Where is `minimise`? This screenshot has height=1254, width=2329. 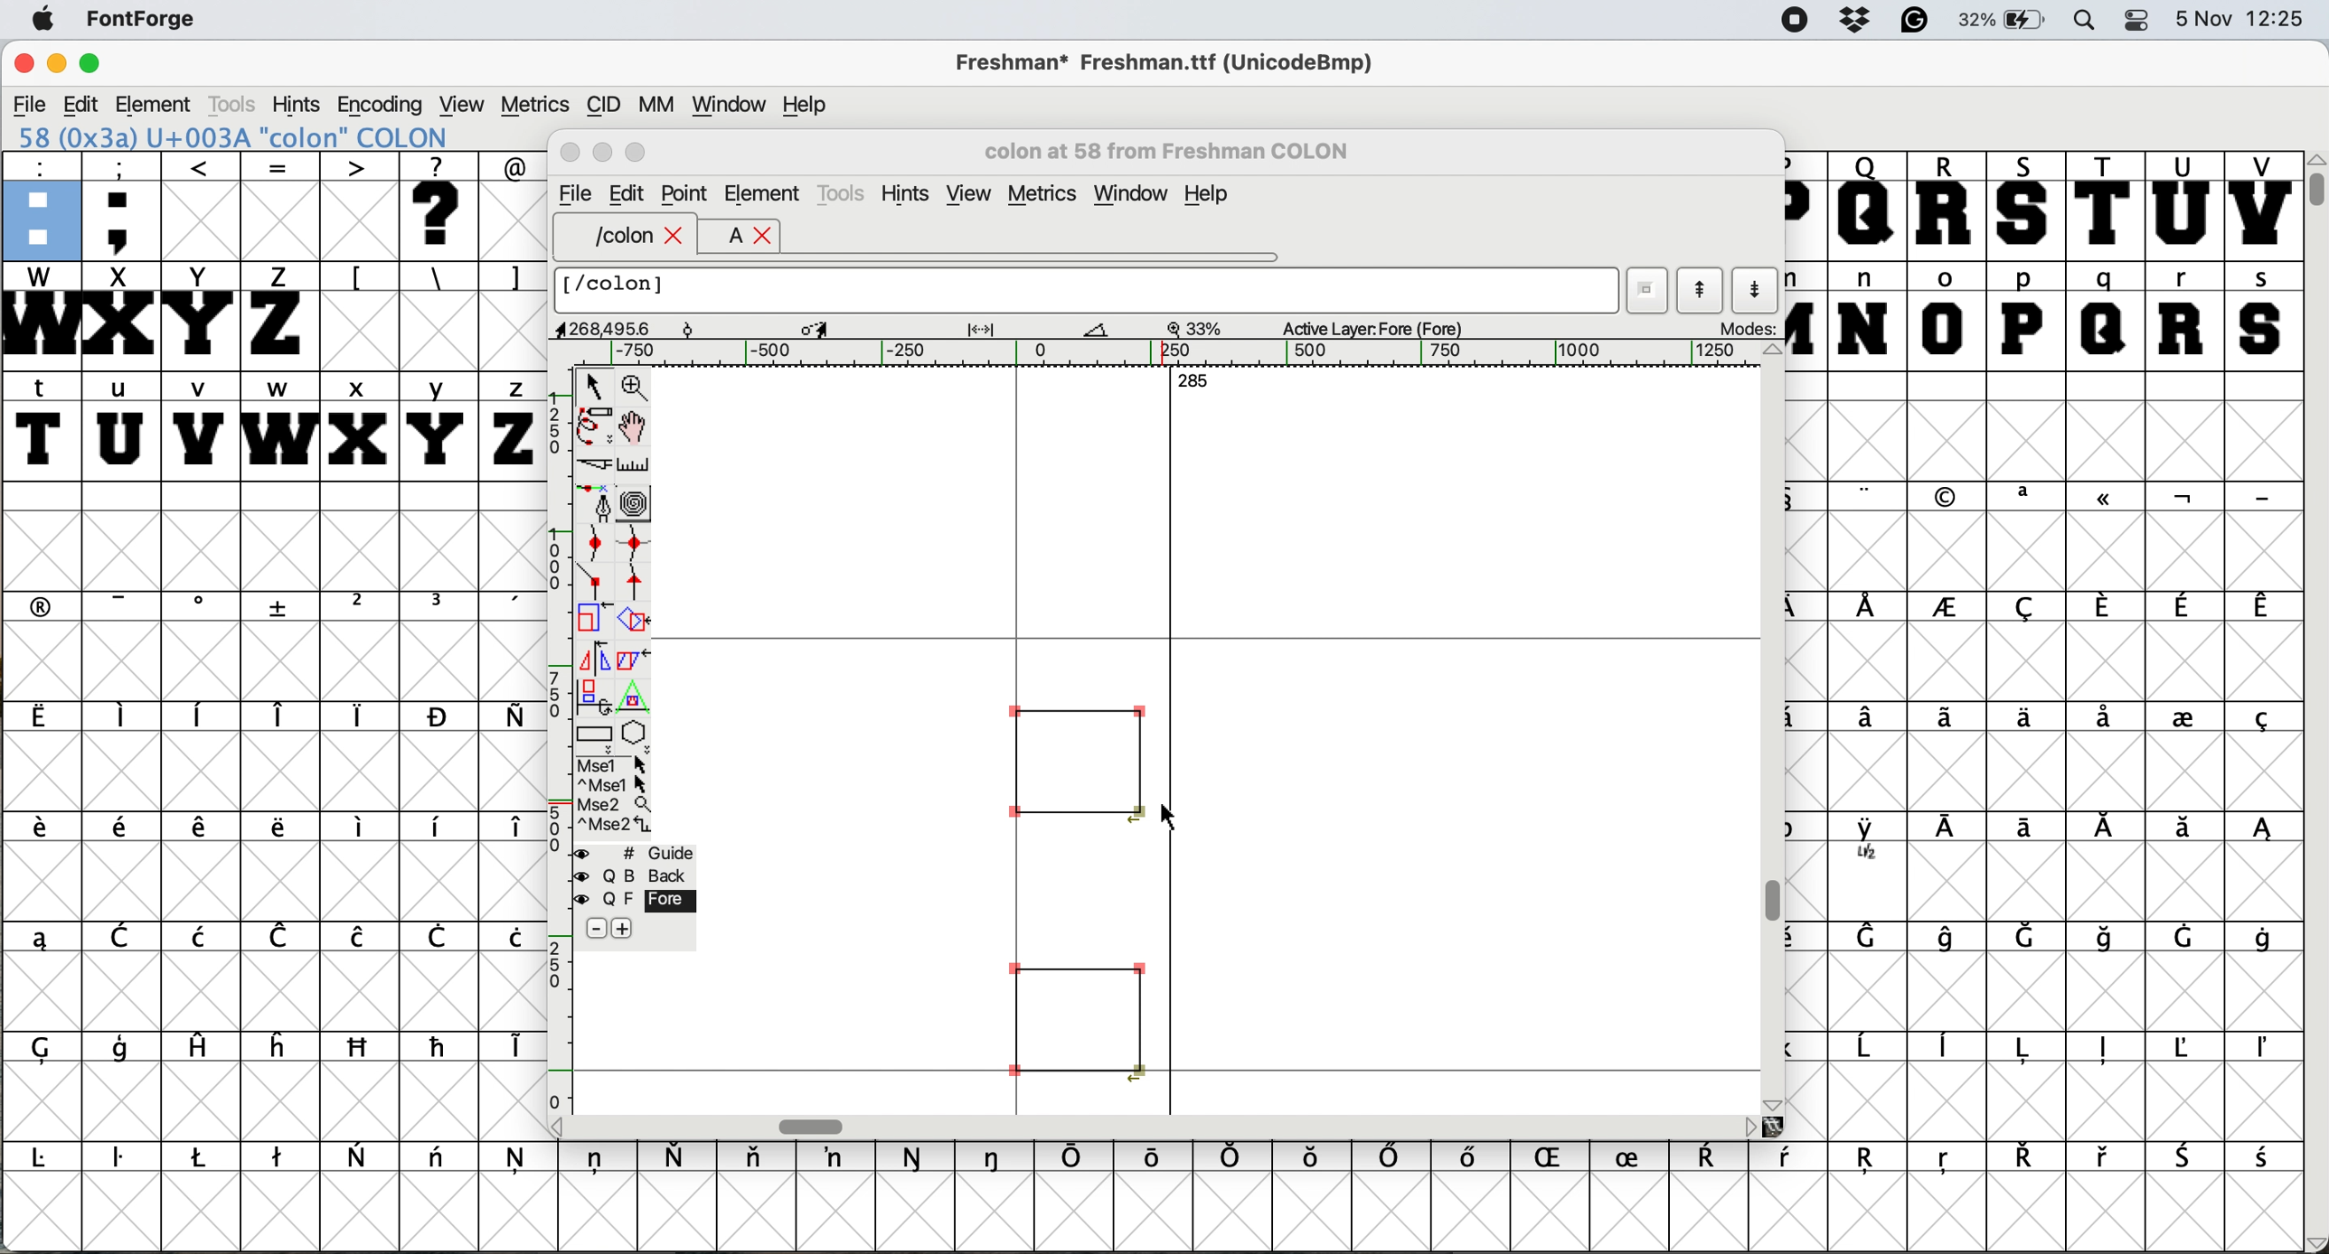 minimise is located at coordinates (603, 154).